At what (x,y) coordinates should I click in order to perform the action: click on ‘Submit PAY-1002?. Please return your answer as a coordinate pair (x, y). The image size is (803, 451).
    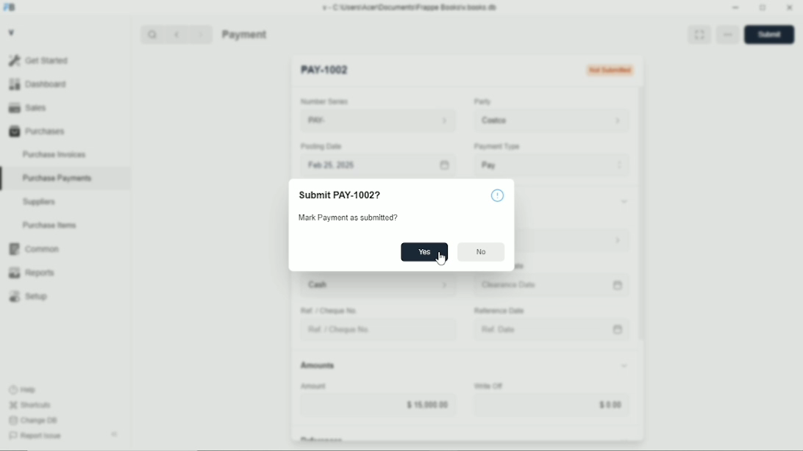
    Looking at the image, I should click on (338, 196).